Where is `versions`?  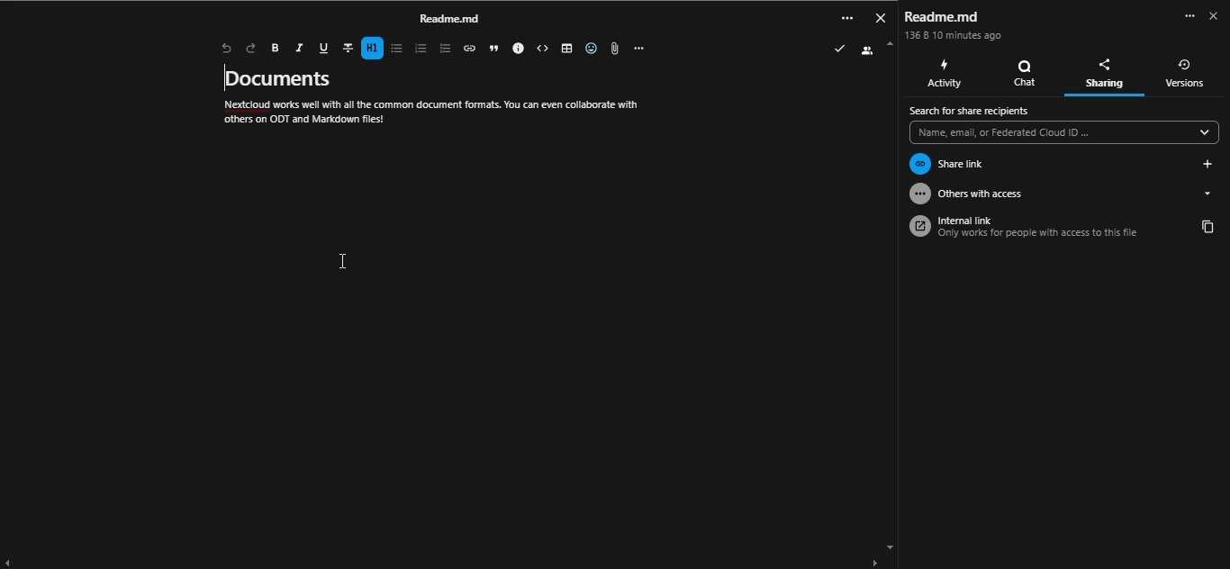 versions is located at coordinates (1185, 71).